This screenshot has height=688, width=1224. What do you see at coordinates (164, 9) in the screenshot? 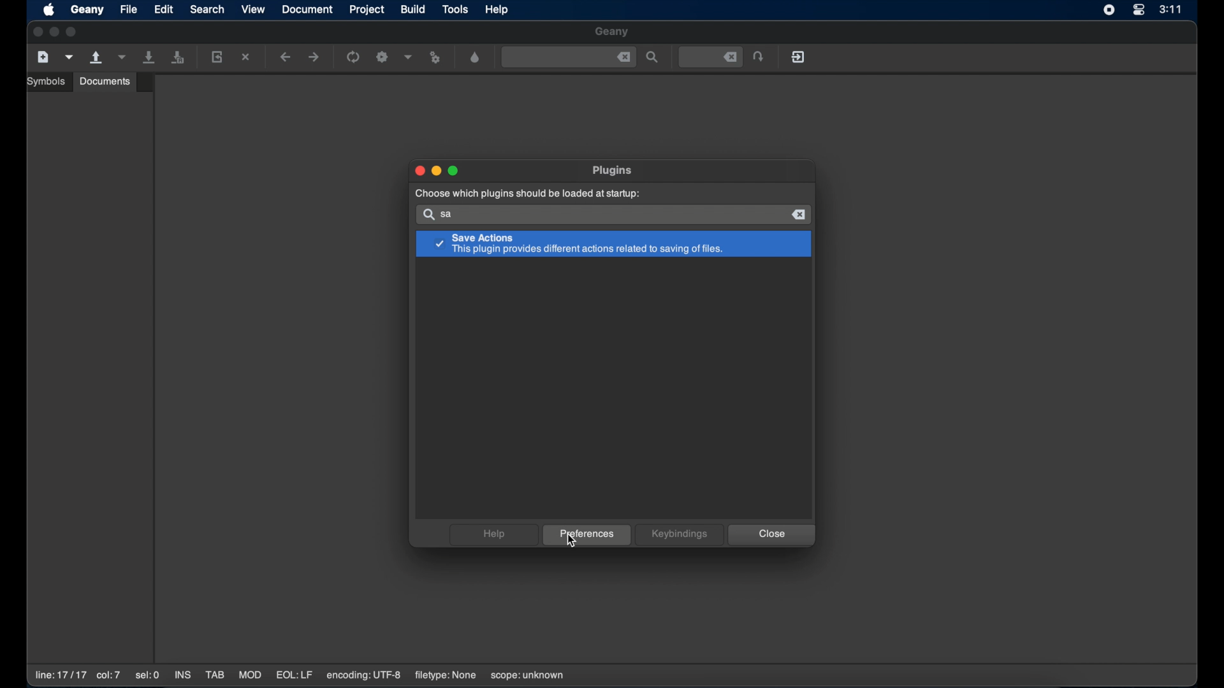
I see `edit` at bounding box center [164, 9].